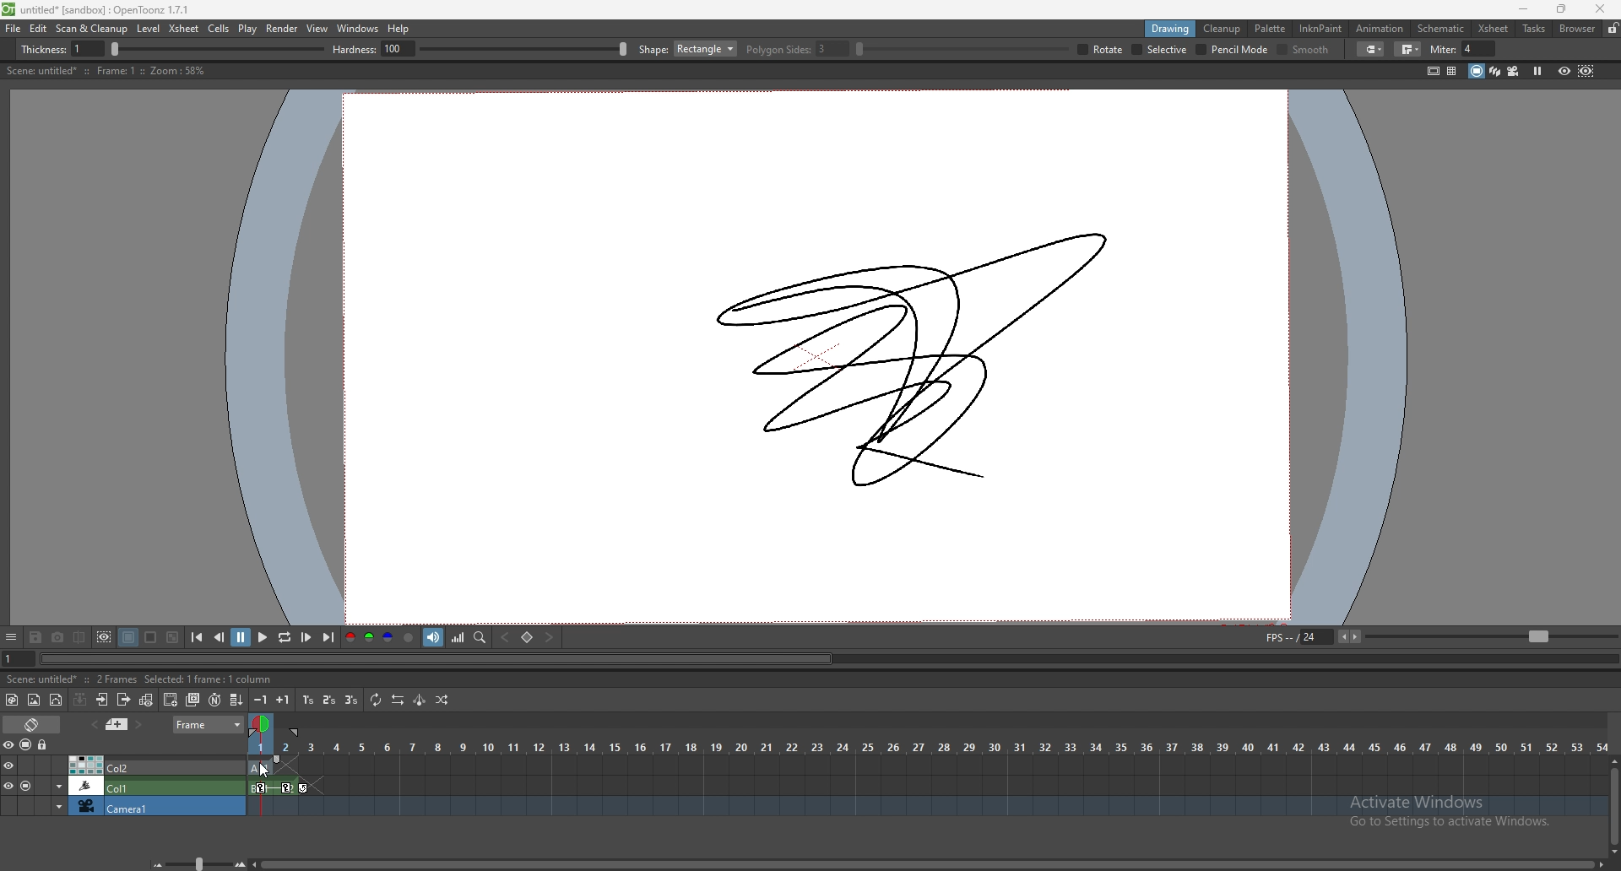 This screenshot has height=871, width=1621. I want to click on rotate bar, so click(962, 49).